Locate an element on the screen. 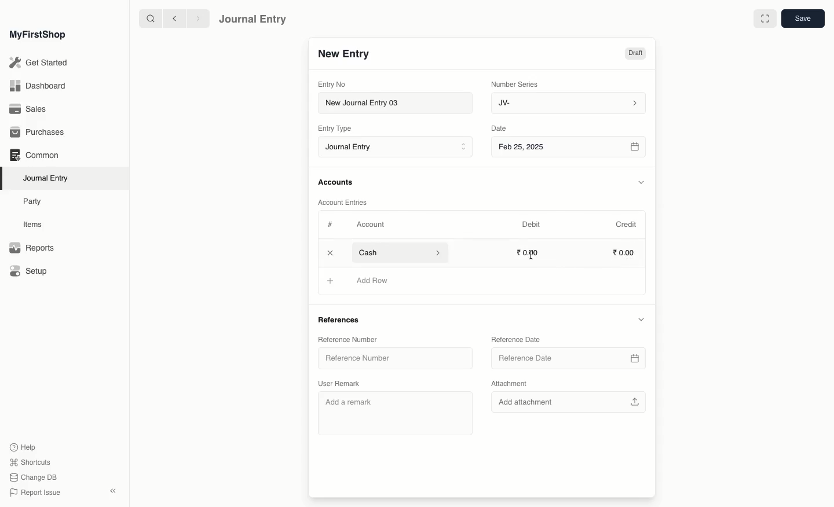 The image size is (834, 507). Close is located at coordinates (331, 253).